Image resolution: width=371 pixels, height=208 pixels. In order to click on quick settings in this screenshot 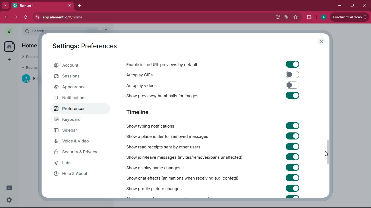, I will do `click(9, 200)`.